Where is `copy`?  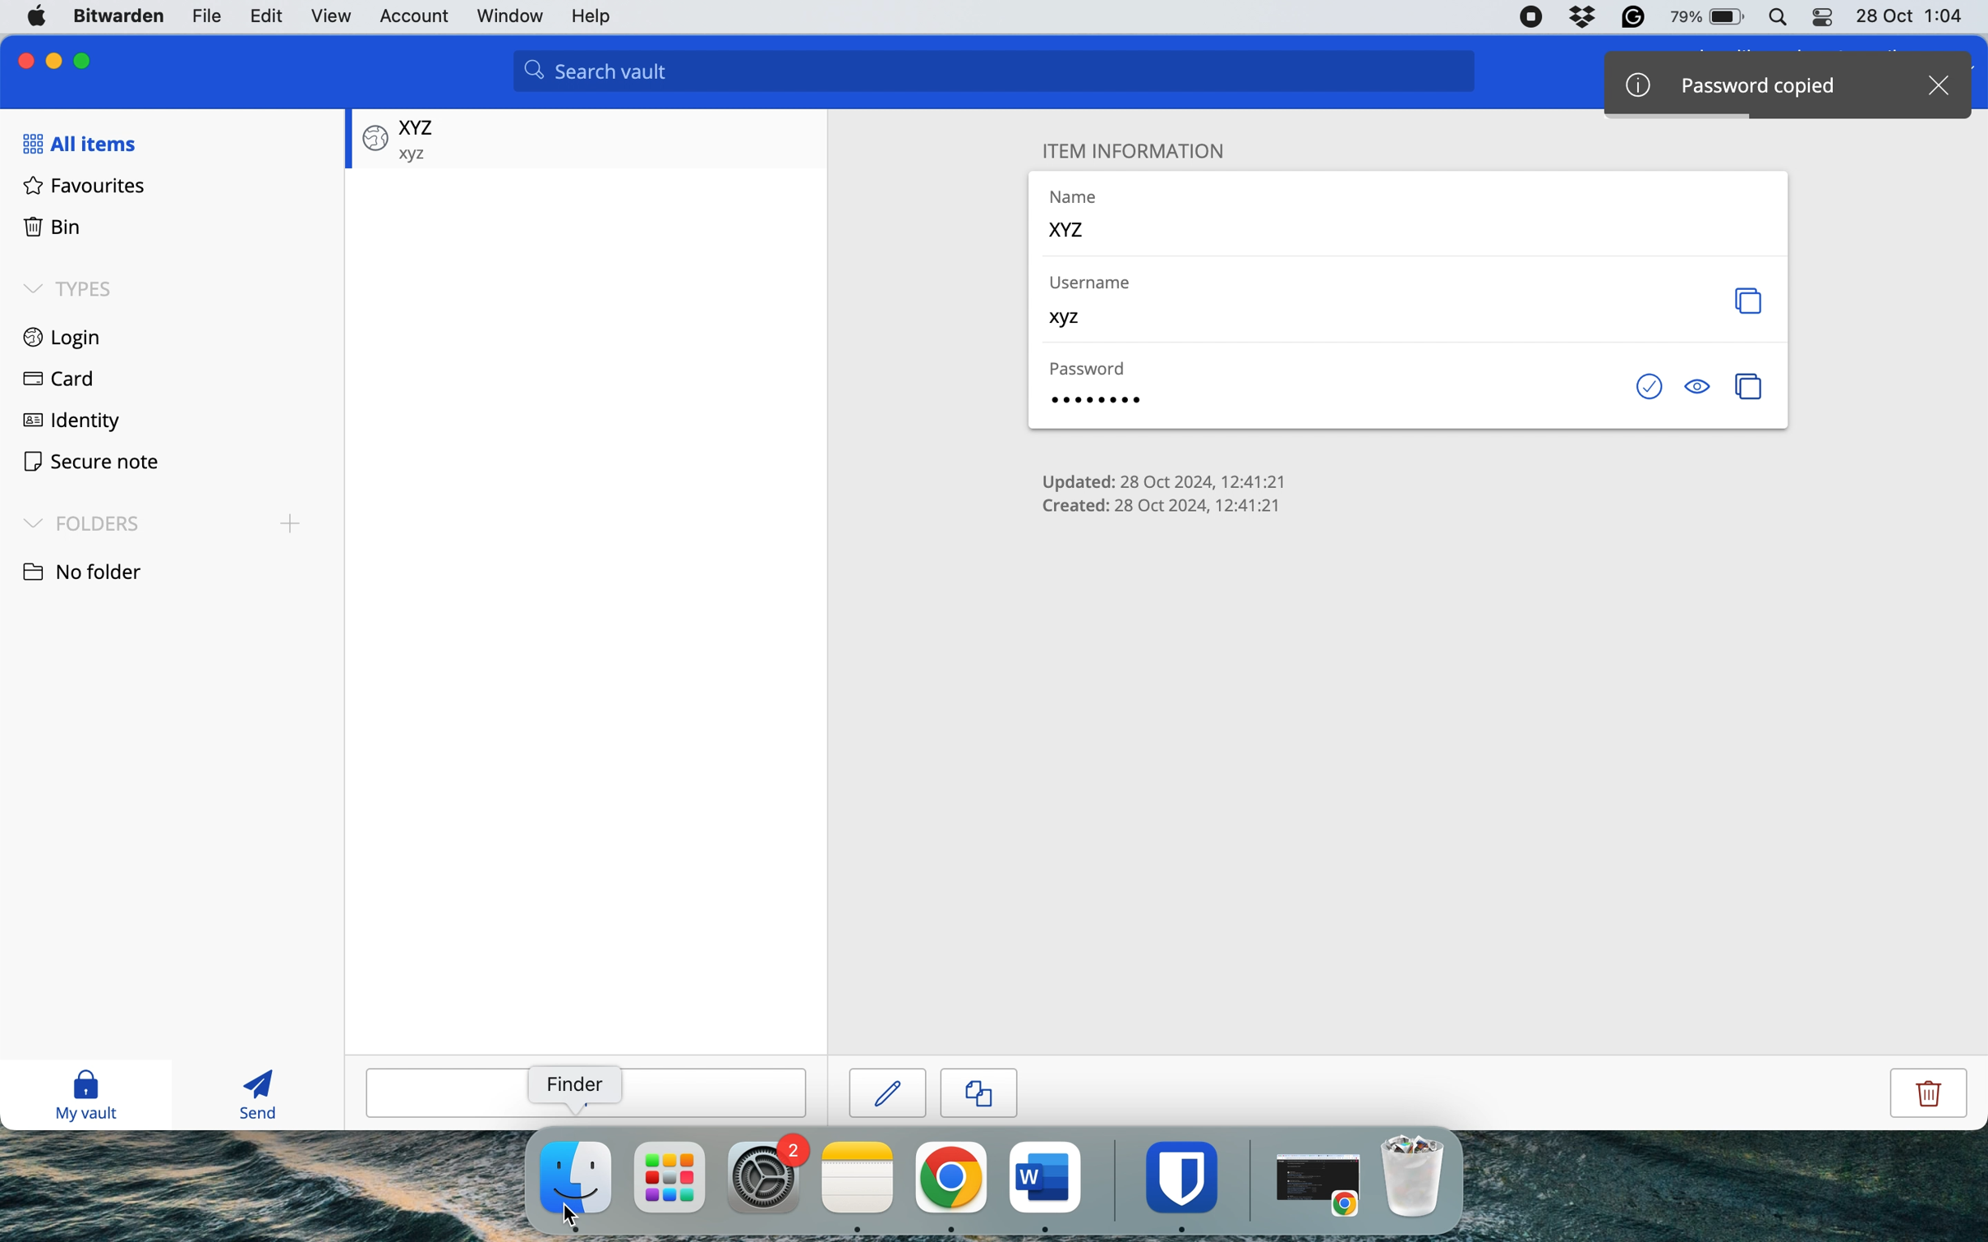
copy is located at coordinates (981, 1092).